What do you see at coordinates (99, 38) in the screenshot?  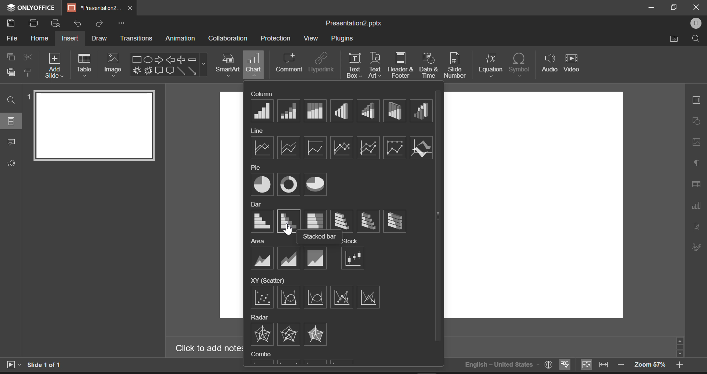 I see `Draw` at bounding box center [99, 38].